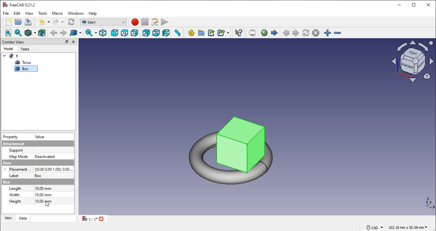  Describe the element at coordinates (18, 13) in the screenshot. I see `edit` at that location.